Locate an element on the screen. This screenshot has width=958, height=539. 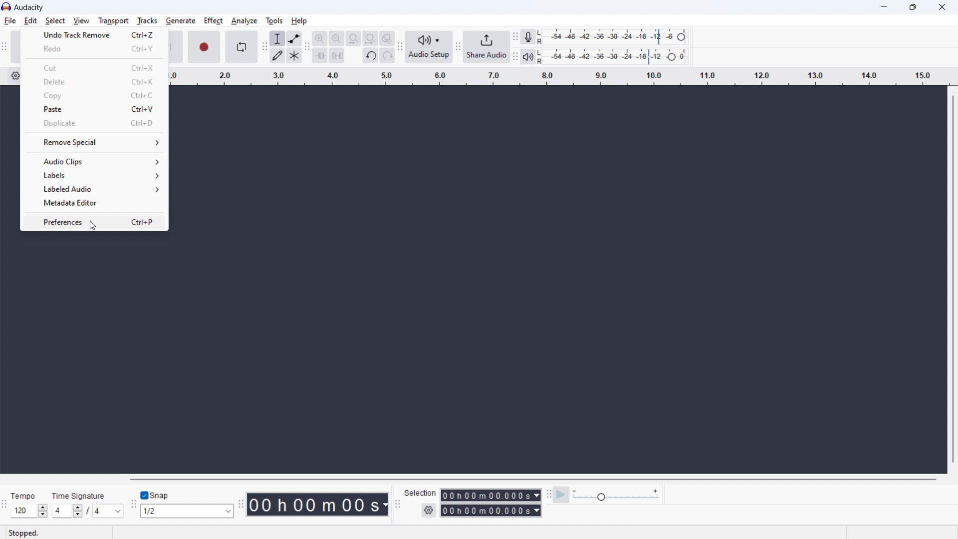
zoom in is located at coordinates (319, 38).